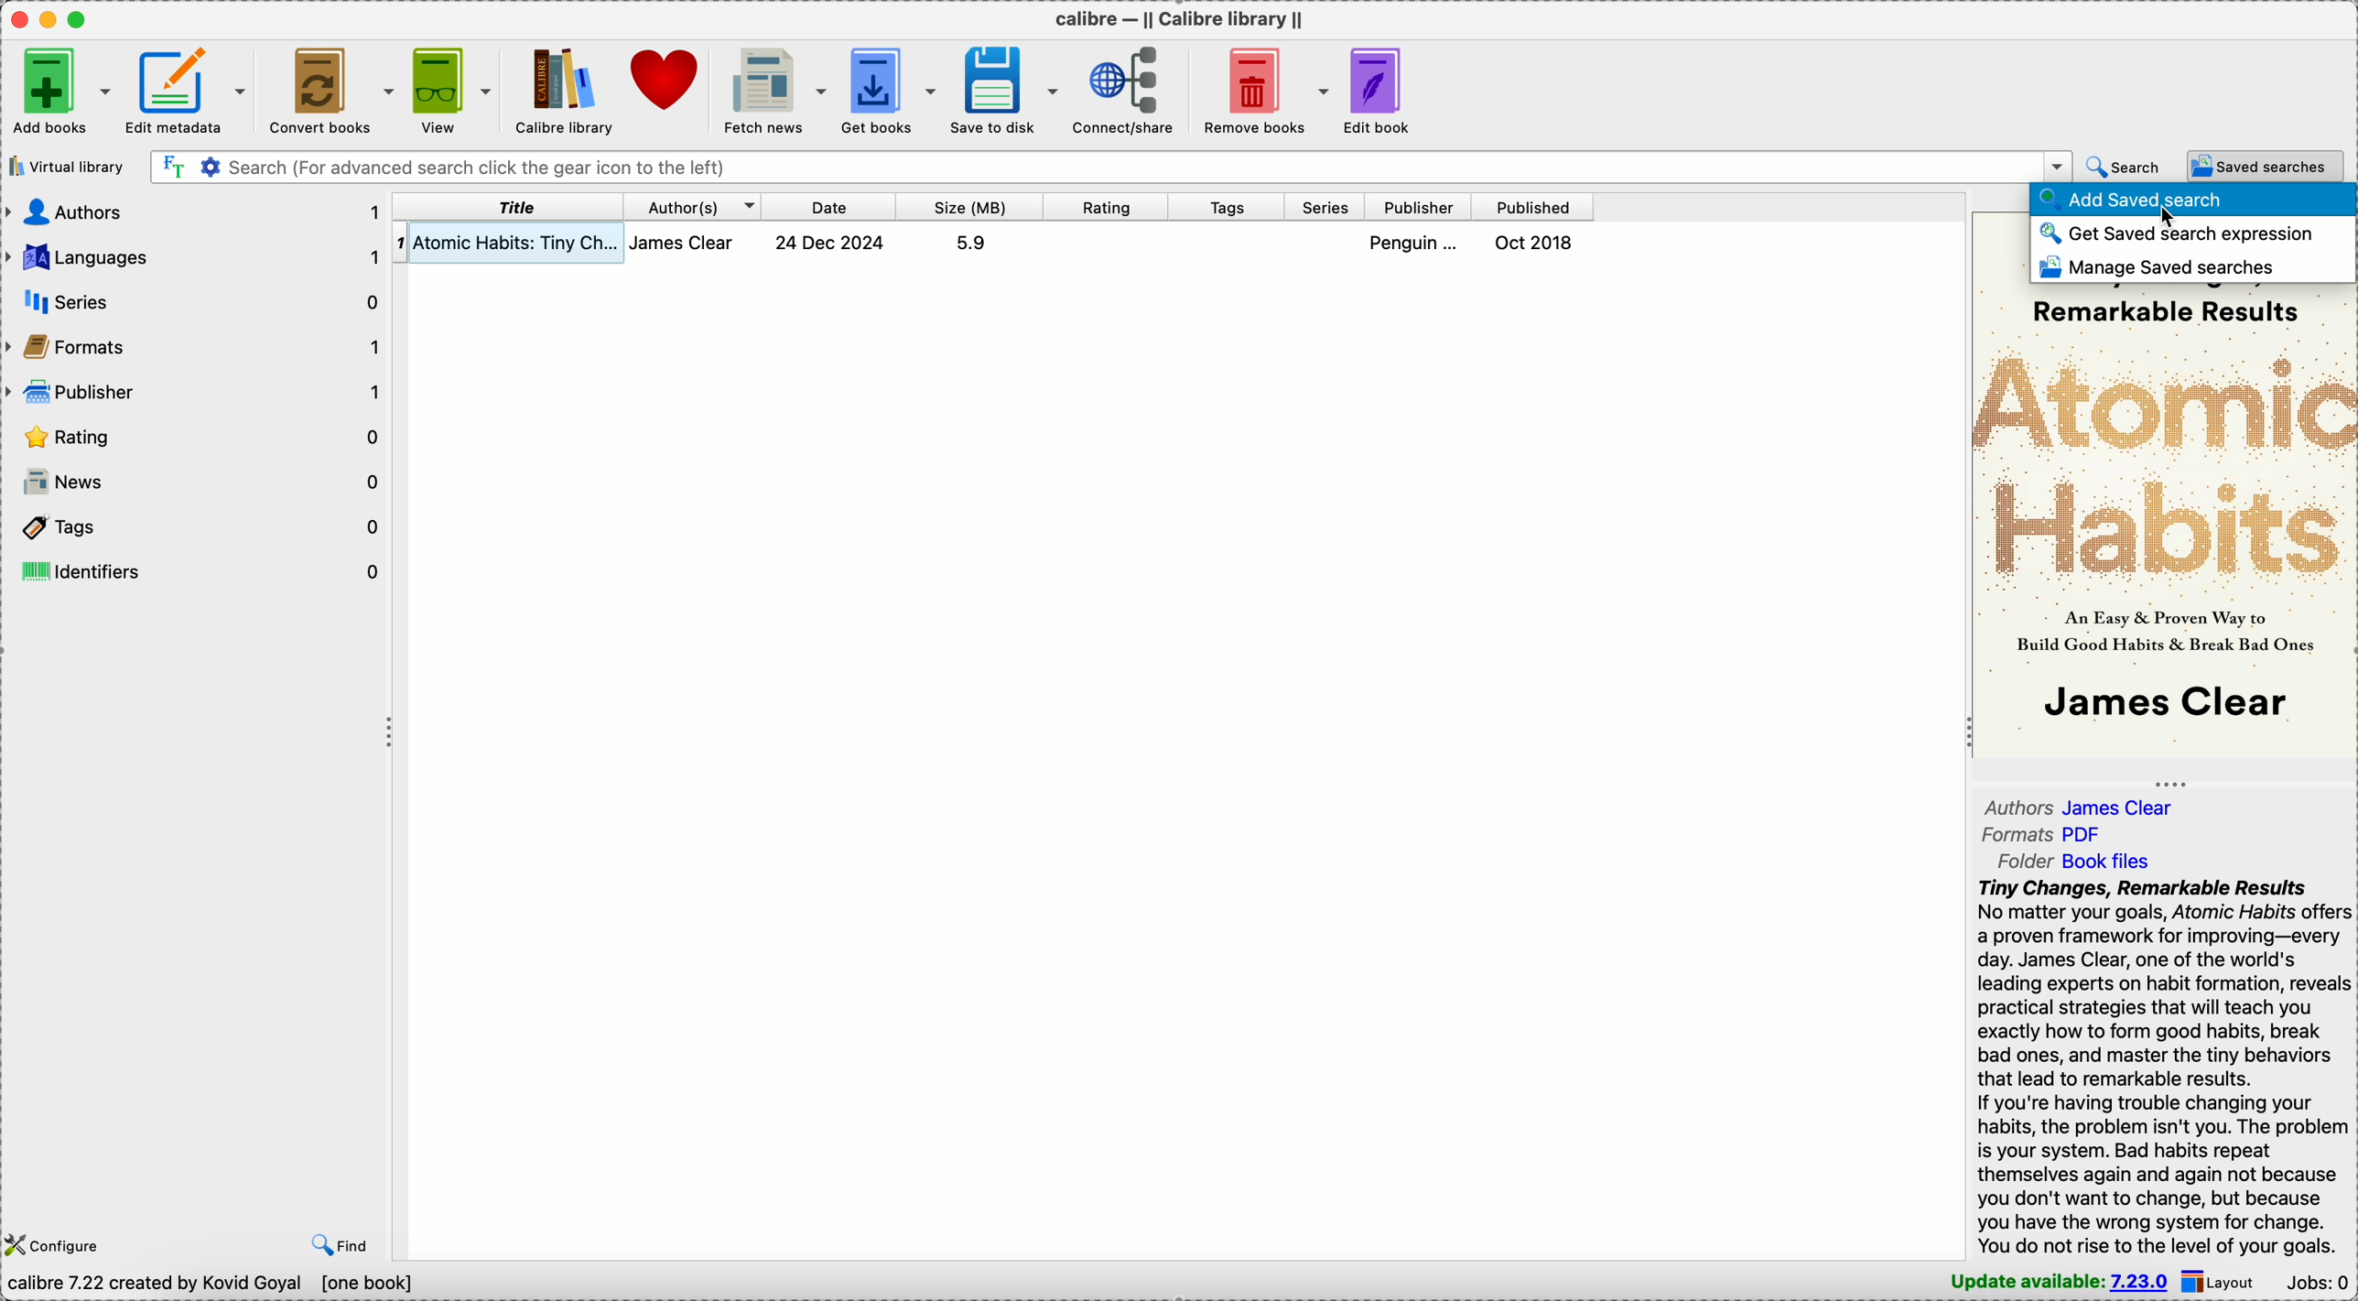  I want to click on james clear, so click(692, 243).